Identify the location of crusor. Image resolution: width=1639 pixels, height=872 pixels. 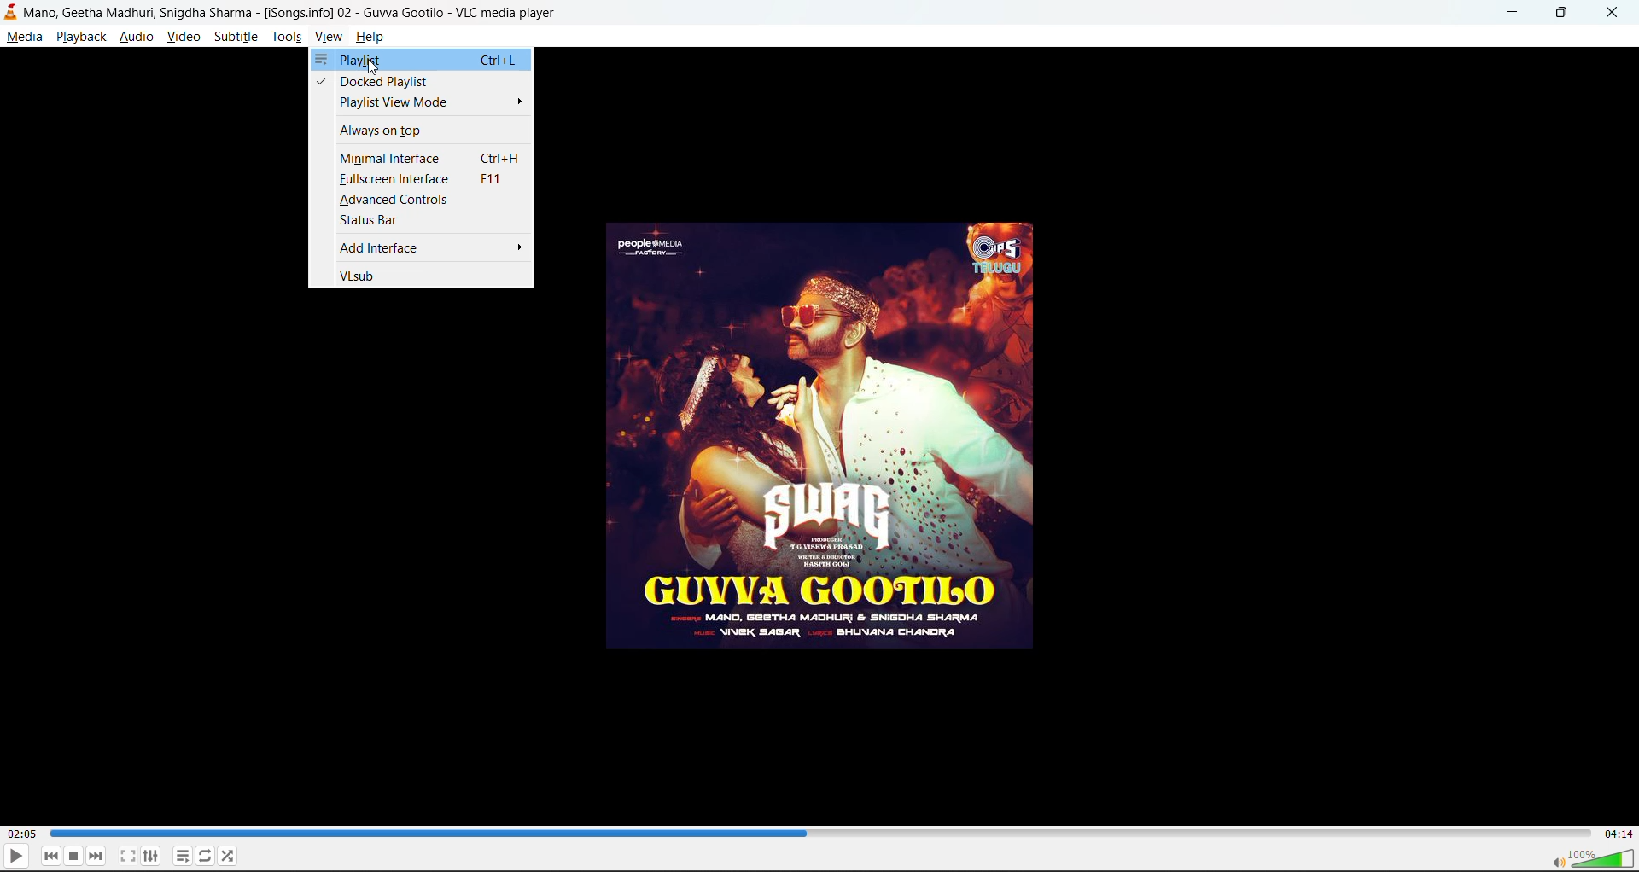
(372, 70).